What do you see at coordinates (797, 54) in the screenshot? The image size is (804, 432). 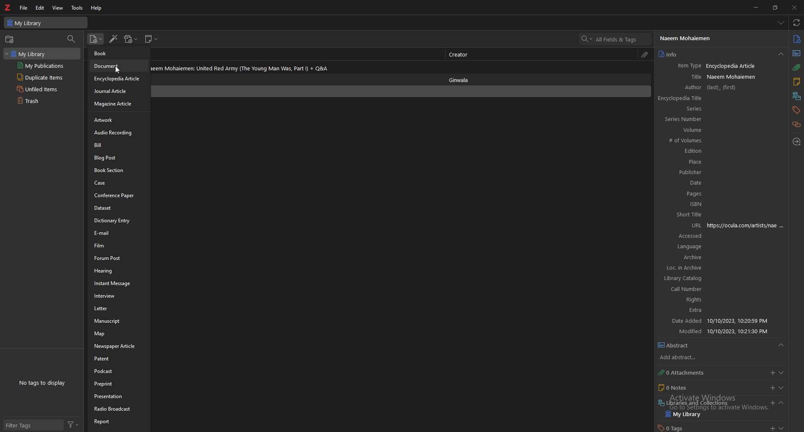 I see `Type` at bounding box center [797, 54].